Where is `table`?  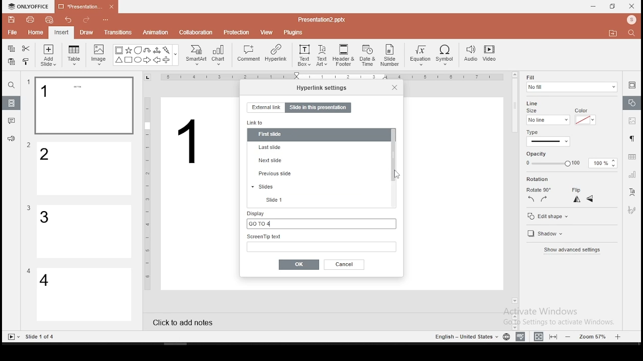
table is located at coordinates (74, 54).